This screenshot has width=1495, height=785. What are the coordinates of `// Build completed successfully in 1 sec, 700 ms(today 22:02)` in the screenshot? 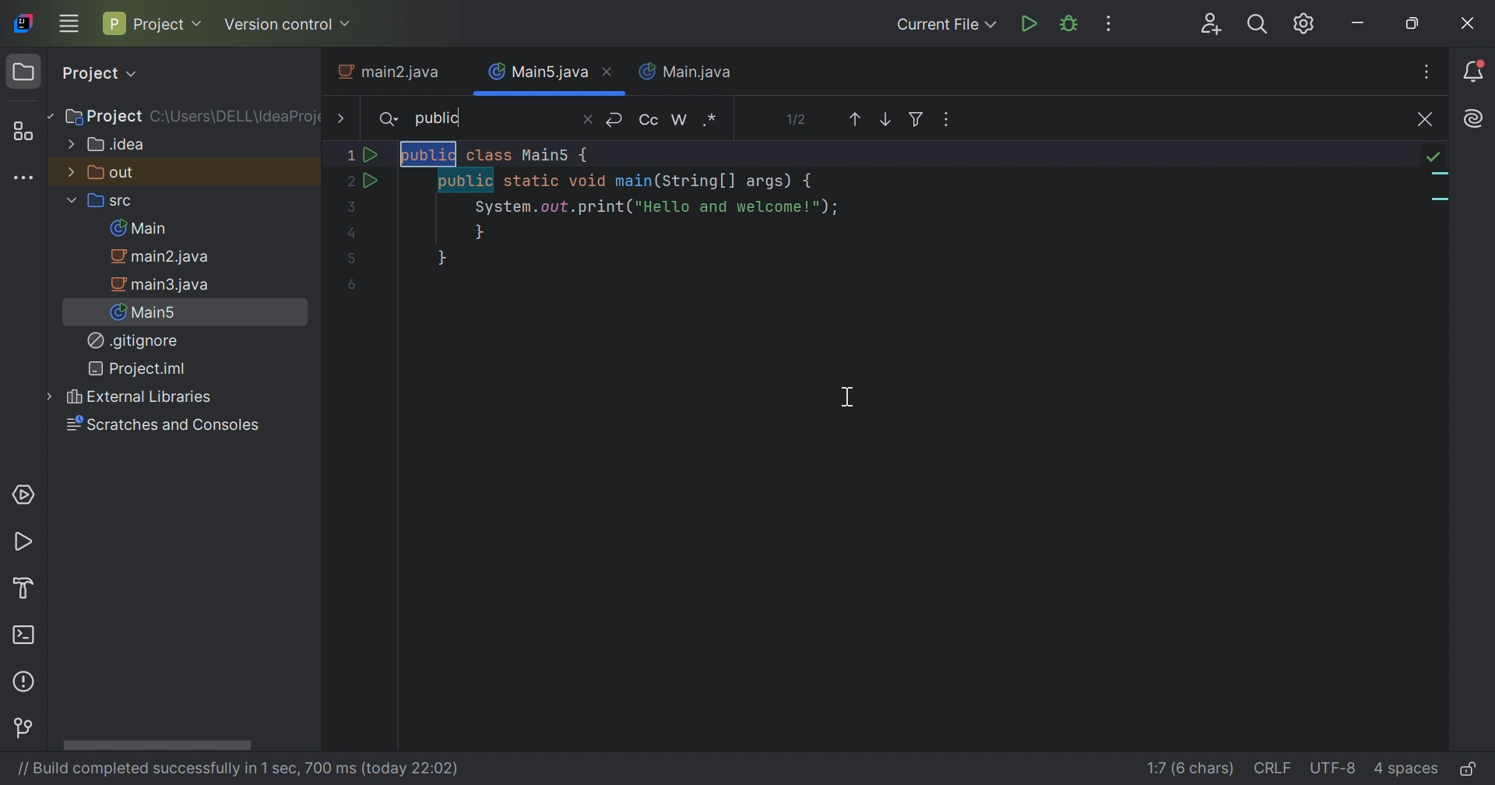 It's located at (234, 769).